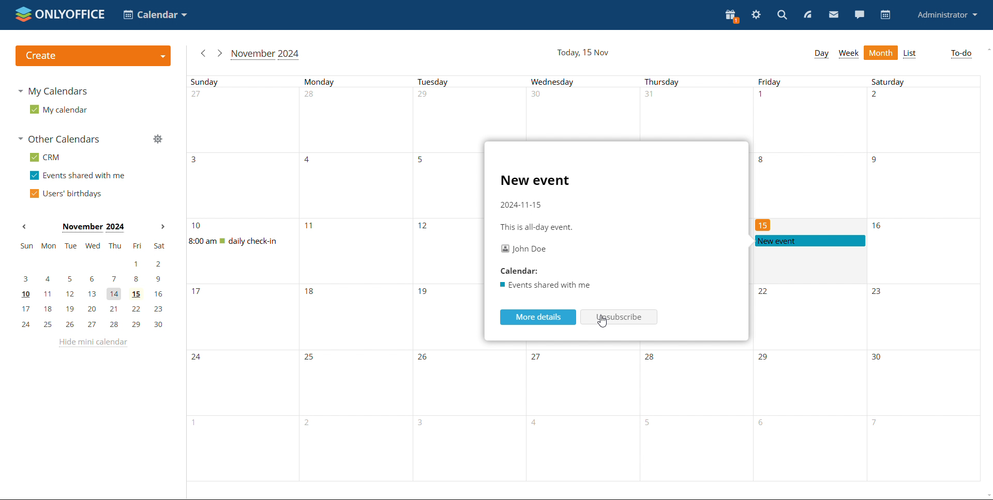 The width and height of the screenshot is (993, 500). Describe the element at coordinates (204, 52) in the screenshot. I see `previous month` at that location.